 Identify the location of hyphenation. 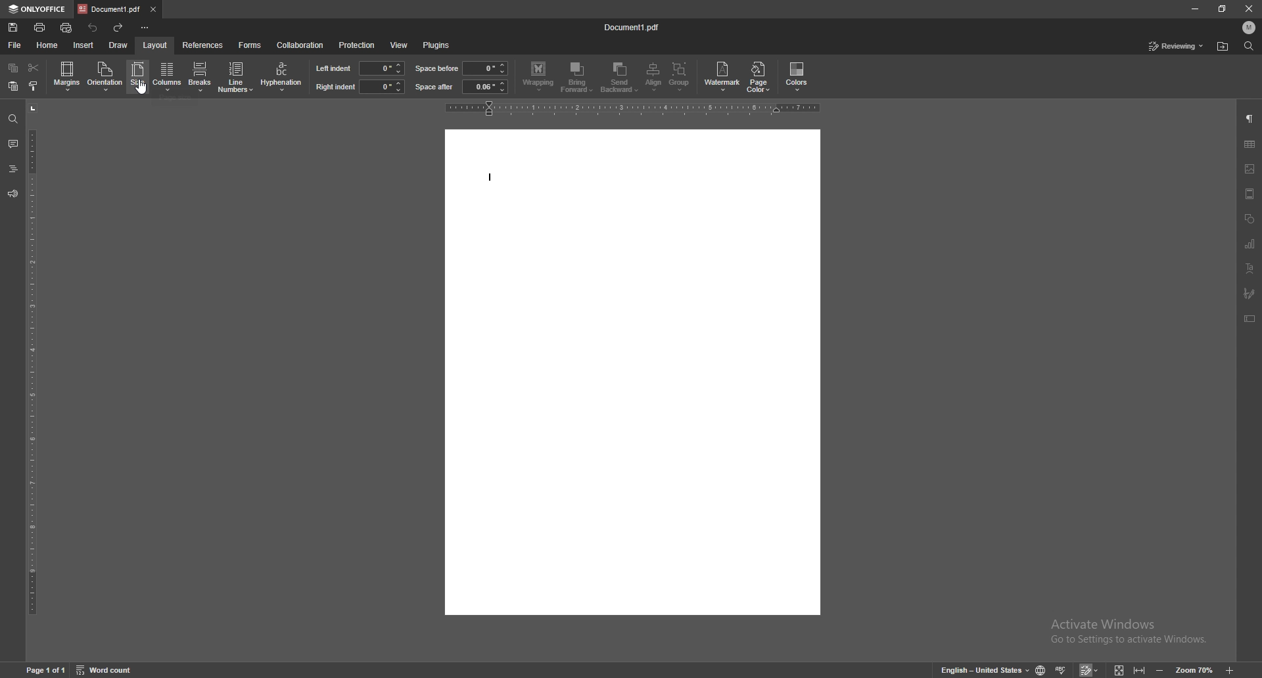
(281, 77).